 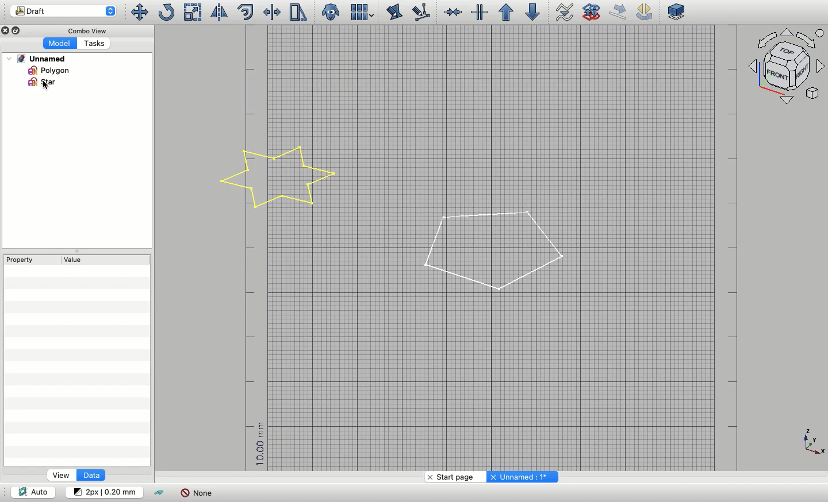 I want to click on Stretch, so click(x=297, y=12).